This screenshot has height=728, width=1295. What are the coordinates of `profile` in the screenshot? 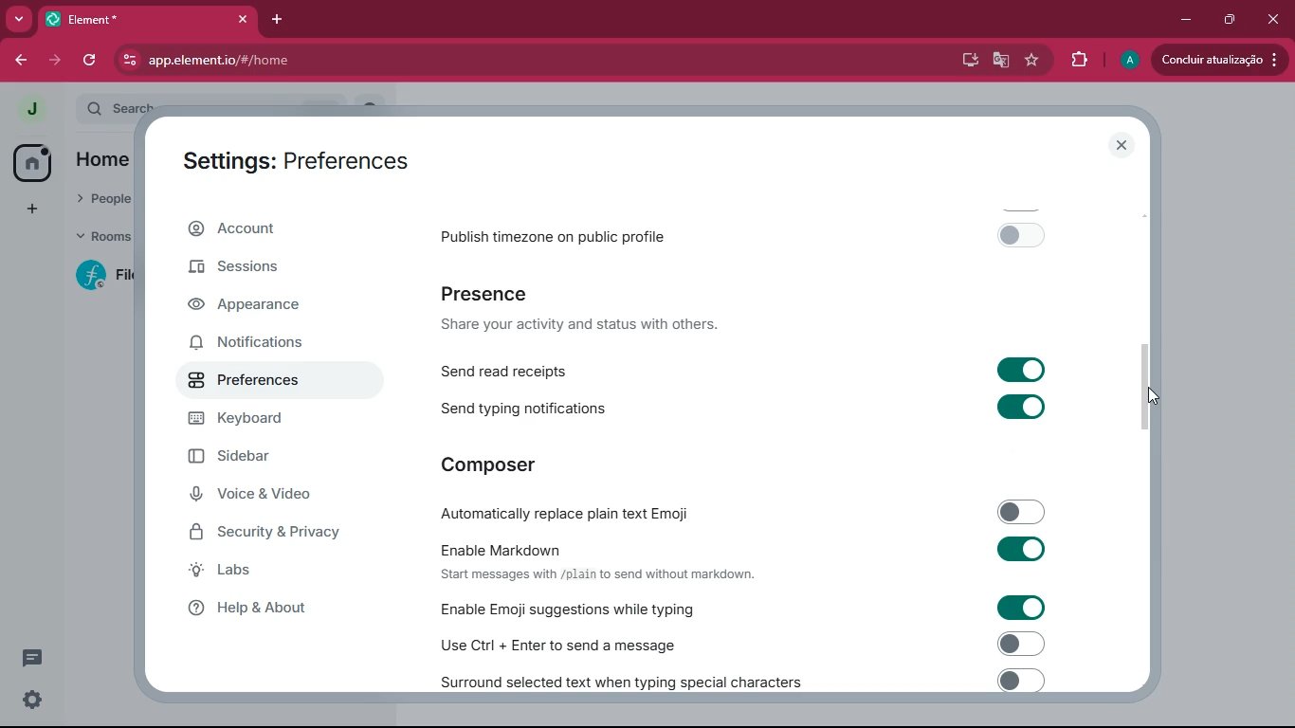 It's located at (29, 107).